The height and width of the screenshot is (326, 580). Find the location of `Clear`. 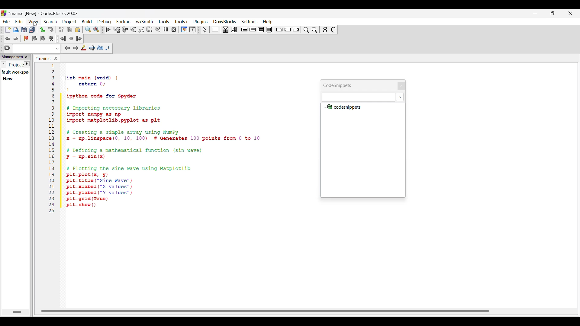

Clear is located at coordinates (8, 48).